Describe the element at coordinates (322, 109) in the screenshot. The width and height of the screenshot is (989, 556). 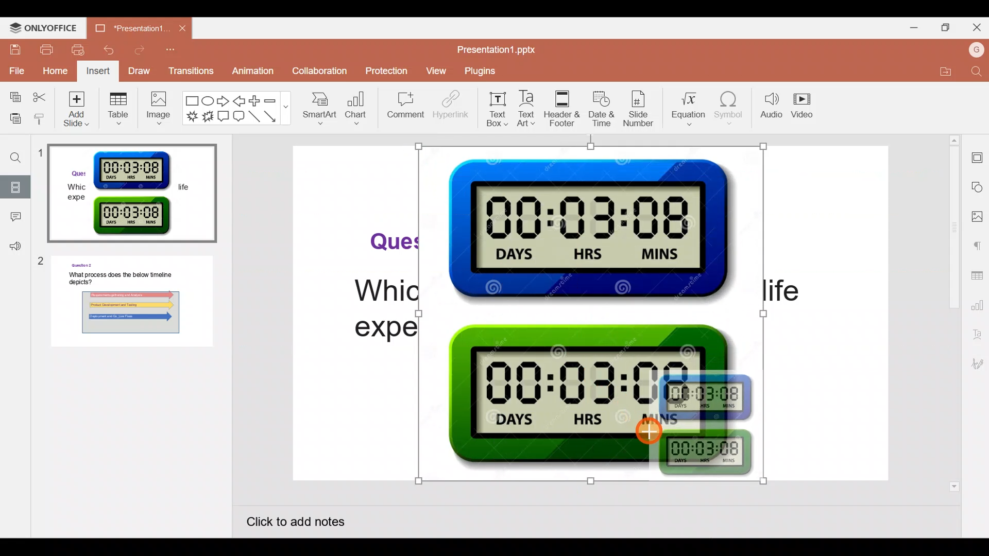
I see `SmartArt` at that location.